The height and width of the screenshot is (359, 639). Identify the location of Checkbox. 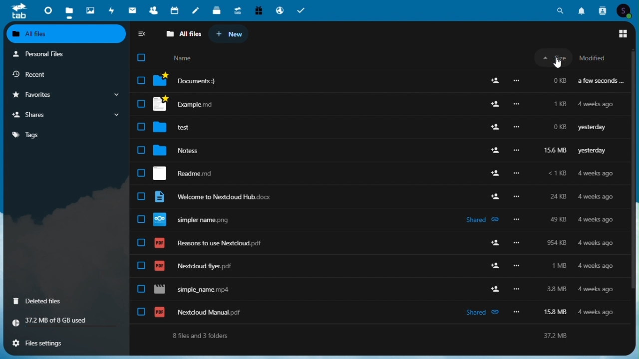
(141, 60).